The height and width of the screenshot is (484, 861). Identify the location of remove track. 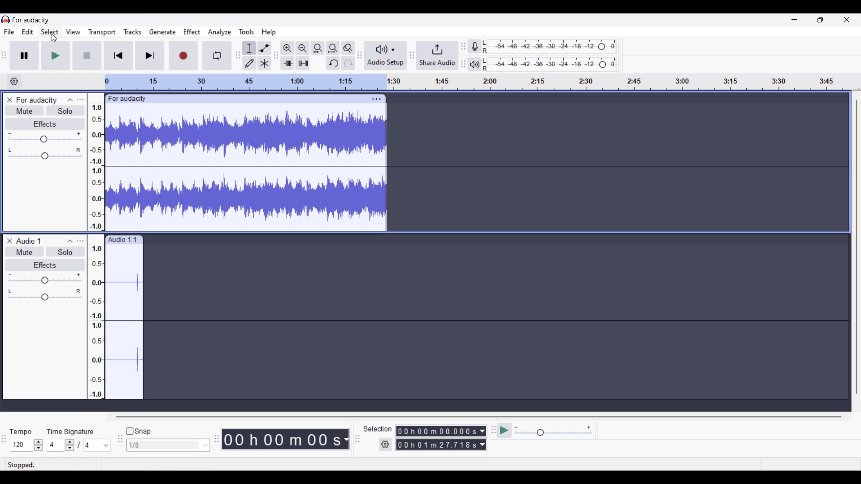
(9, 241).